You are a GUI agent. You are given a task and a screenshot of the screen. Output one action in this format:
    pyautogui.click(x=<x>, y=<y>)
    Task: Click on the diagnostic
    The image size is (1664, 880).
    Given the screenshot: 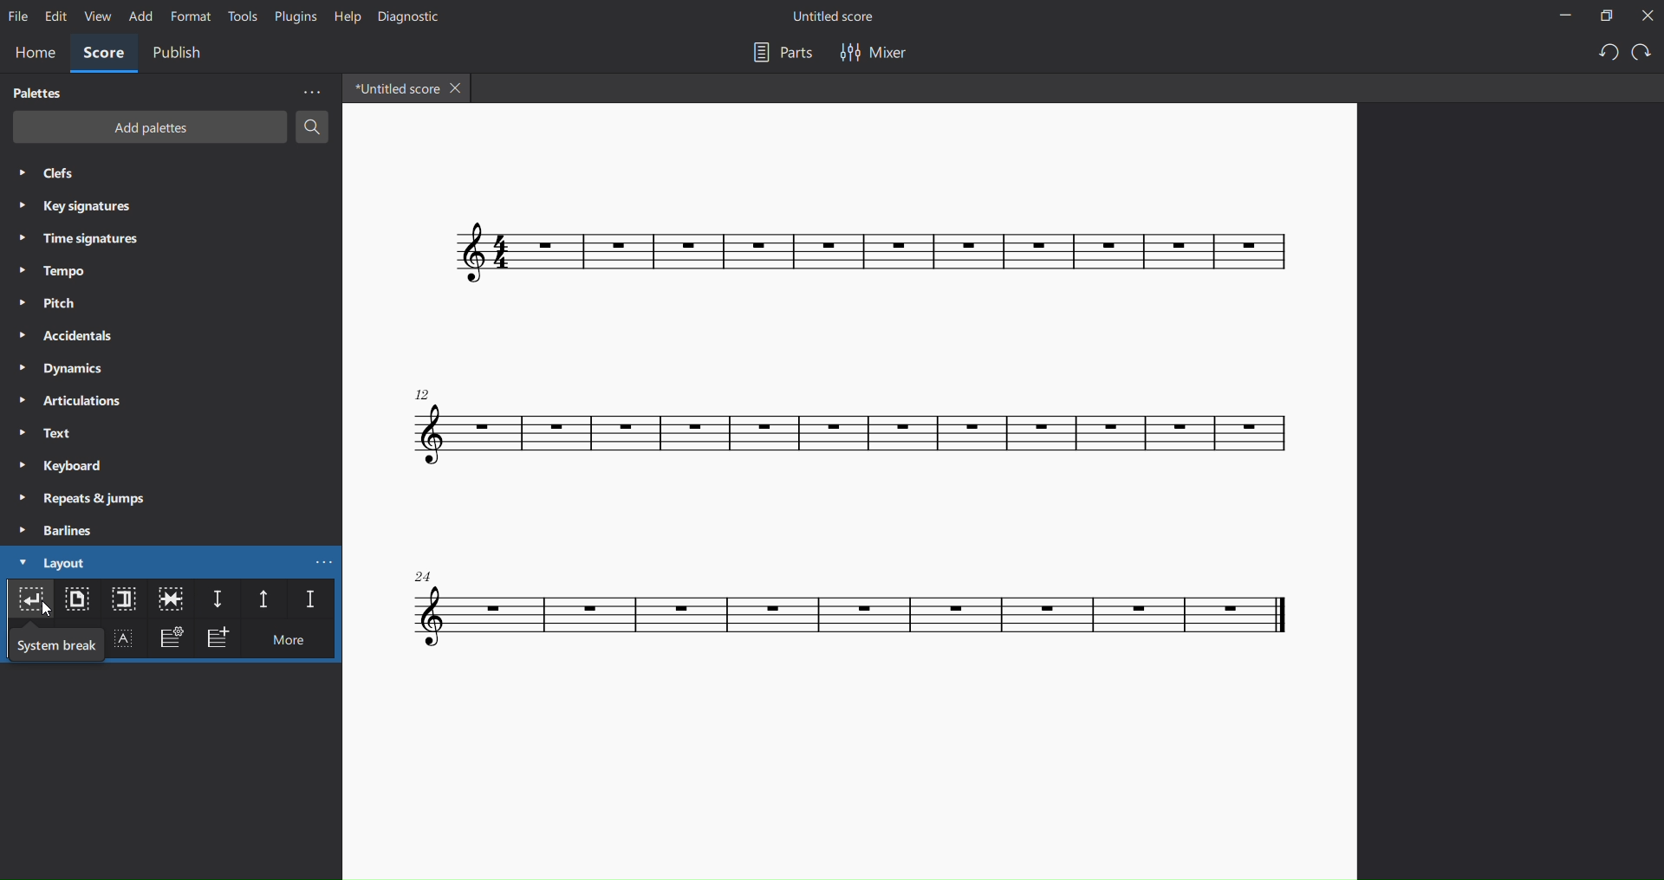 What is the action you would take?
    pyautogui.click(x=406, y=16)
    